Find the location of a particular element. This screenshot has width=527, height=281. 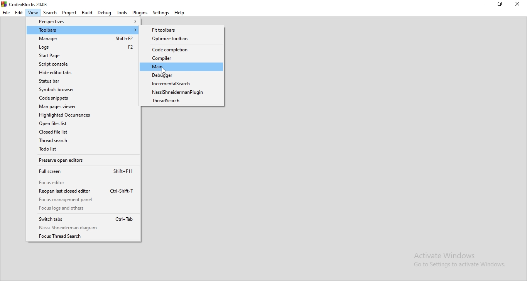

Script console is located at coordinates (83, 64).